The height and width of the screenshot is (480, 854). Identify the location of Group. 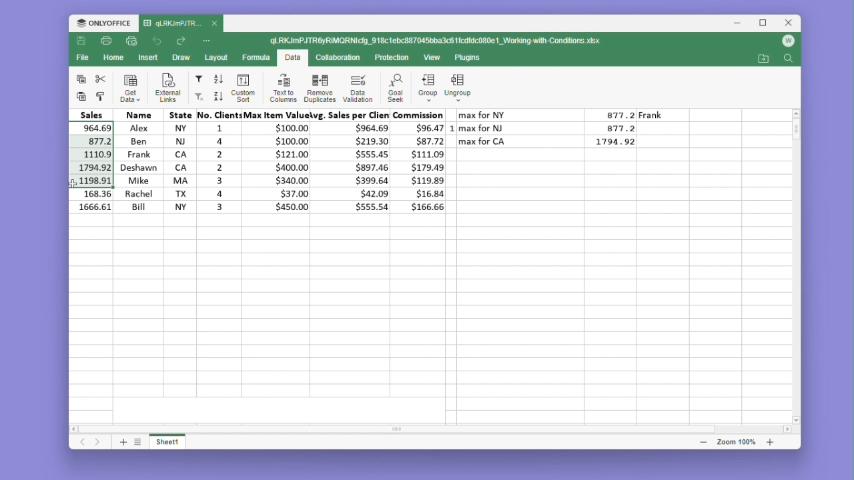
(427, 88).